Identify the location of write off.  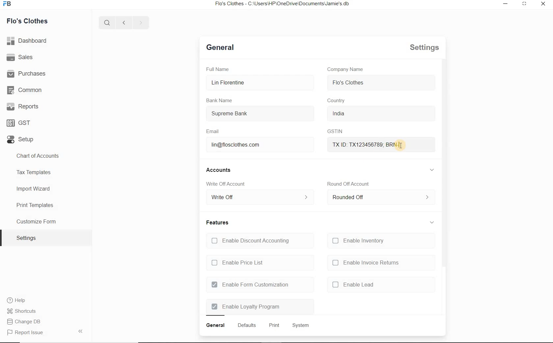
(259, 198).